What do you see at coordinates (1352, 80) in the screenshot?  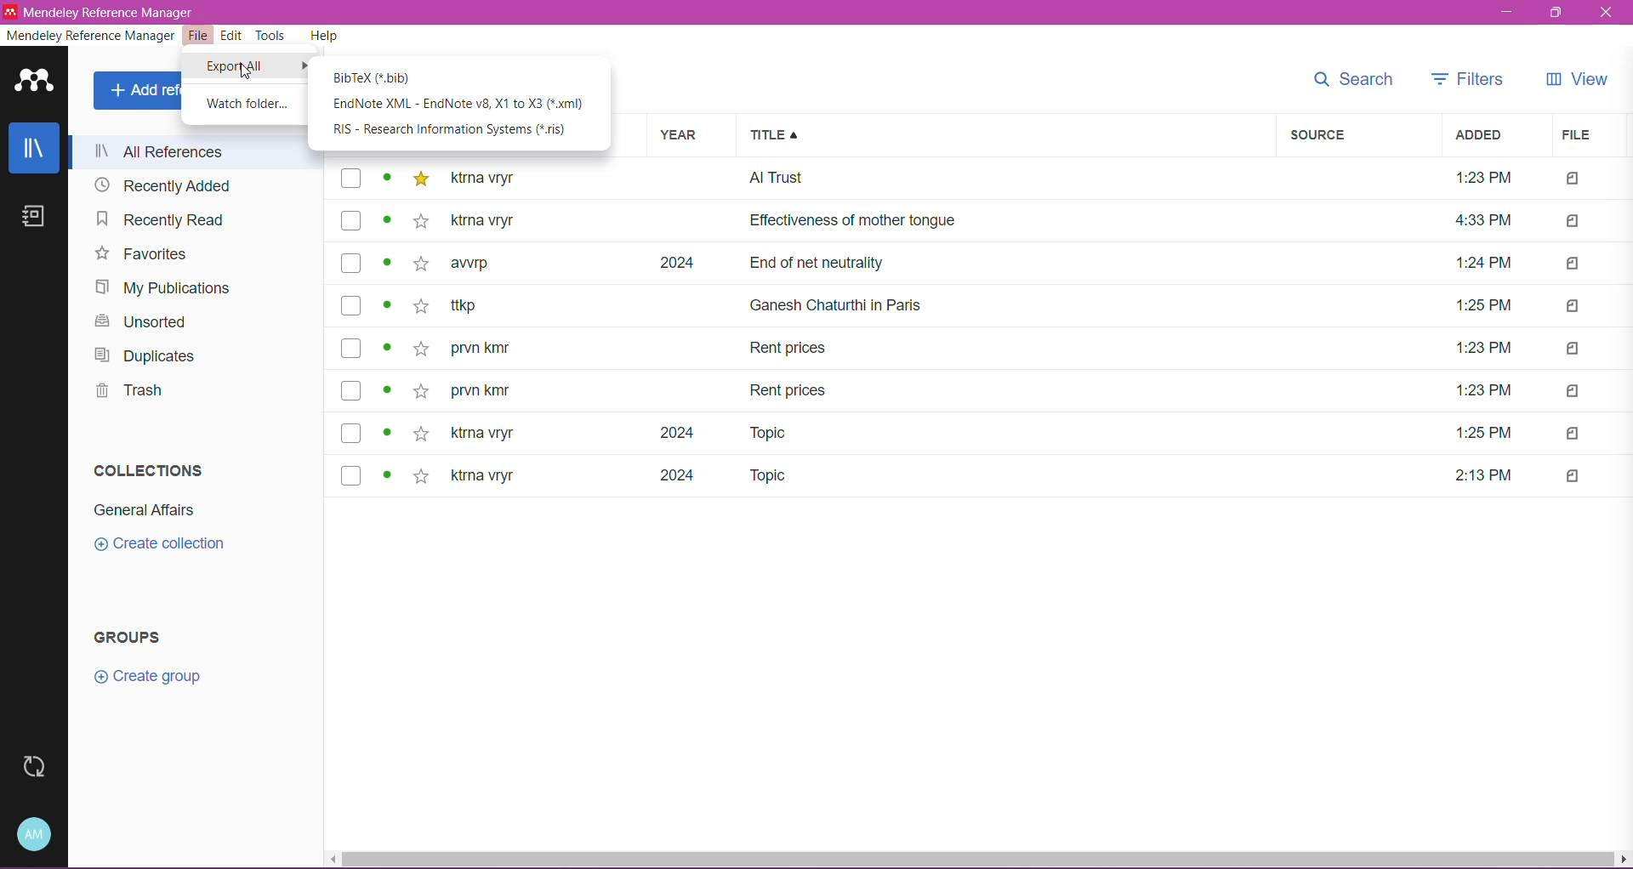 I see `Search` at bounding box center [1352, 80].